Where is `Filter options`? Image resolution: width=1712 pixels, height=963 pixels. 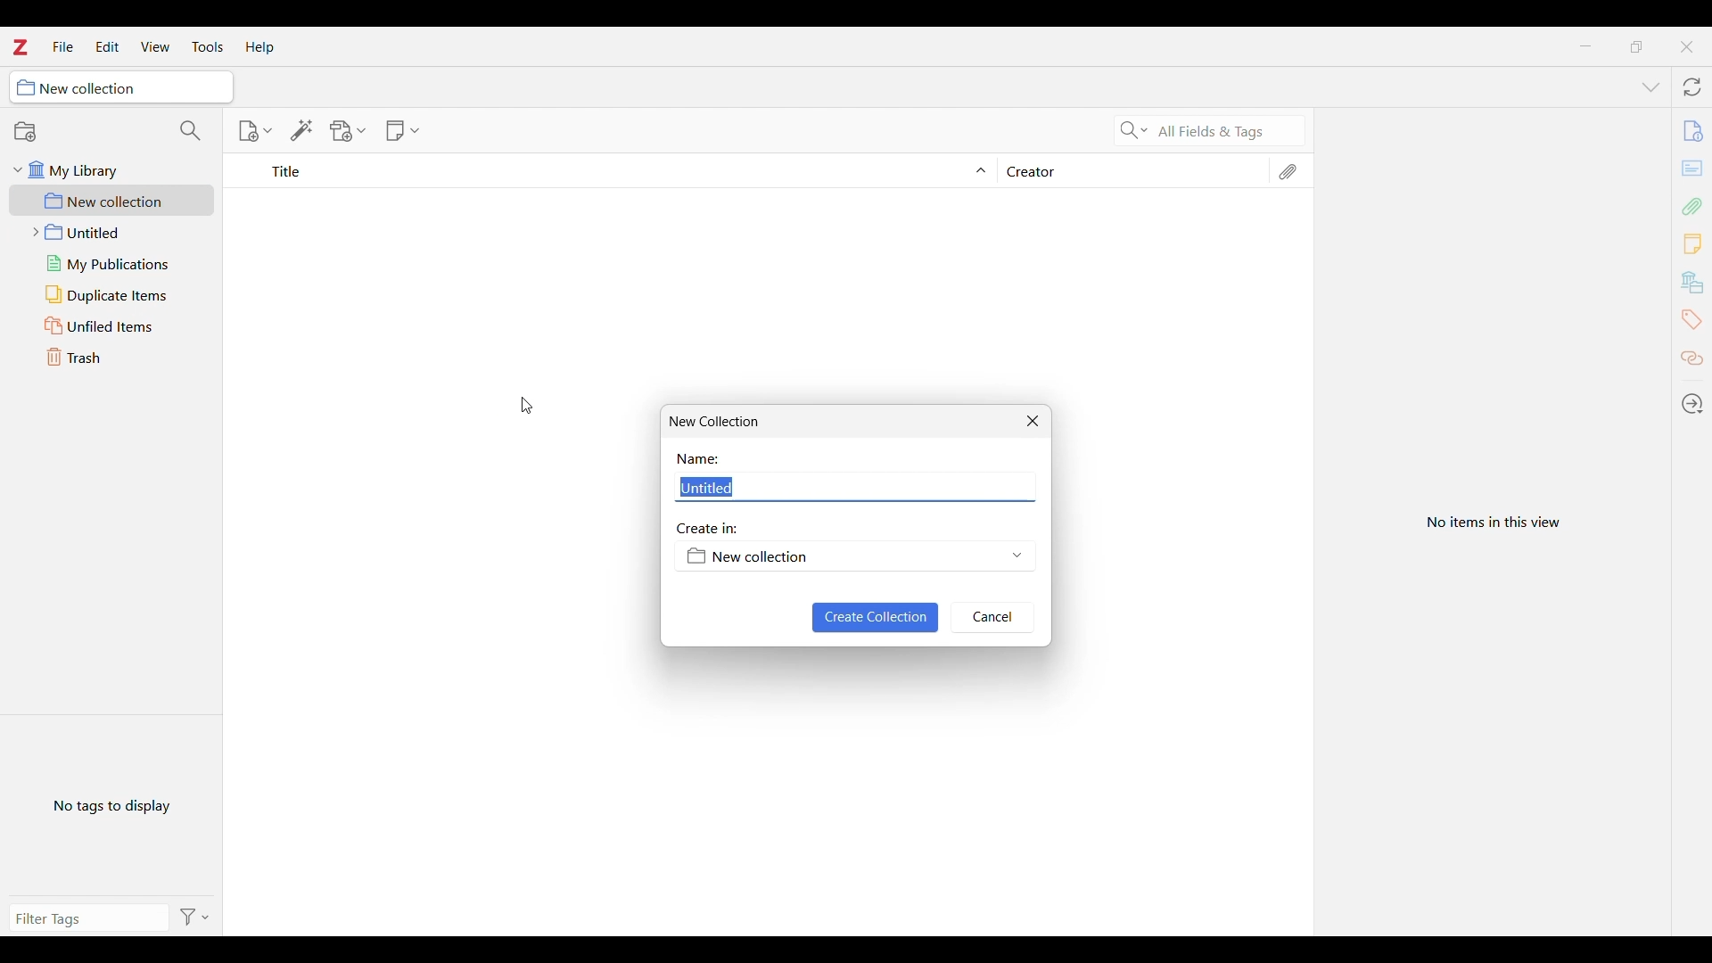
Filter options is located at coordinates (198, 917).